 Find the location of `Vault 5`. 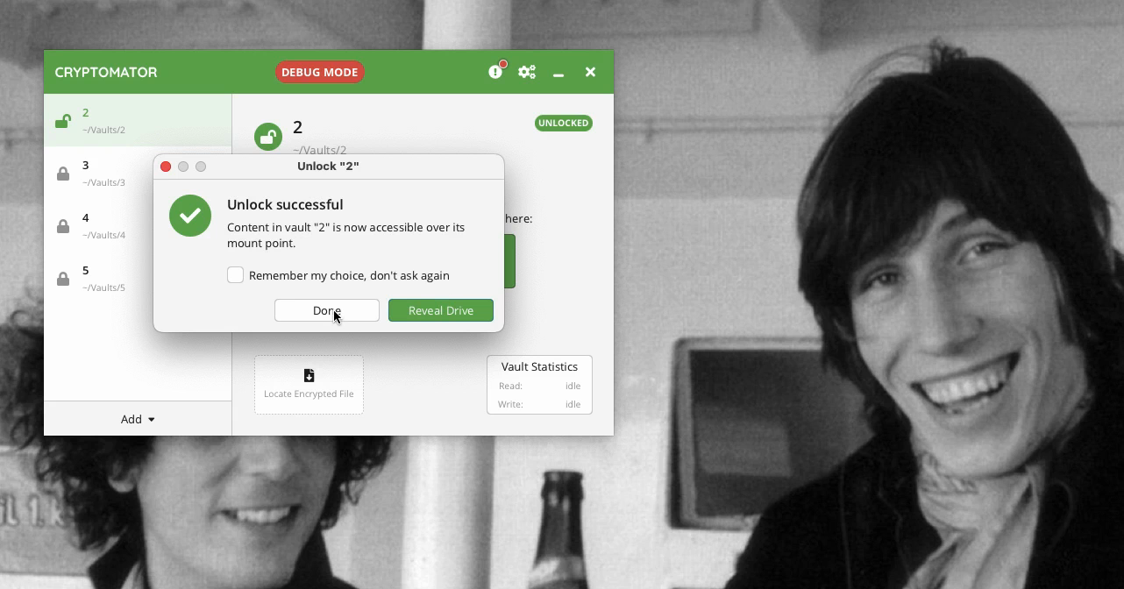

Vault 5 is located at coordinates (91, 280).